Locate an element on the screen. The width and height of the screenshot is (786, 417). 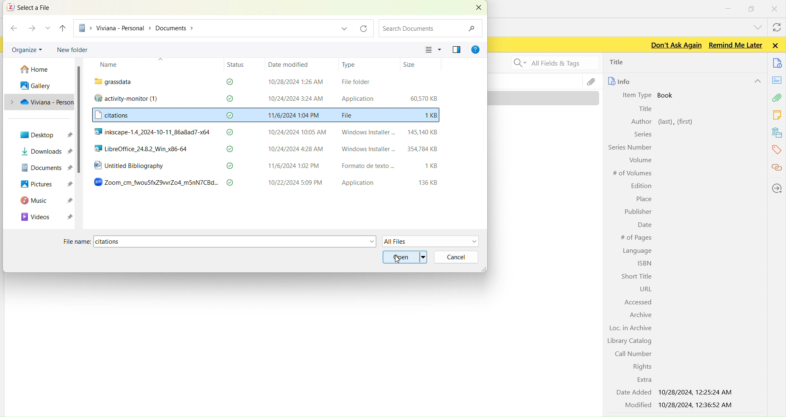
Date is located at coordinates (643, 224).